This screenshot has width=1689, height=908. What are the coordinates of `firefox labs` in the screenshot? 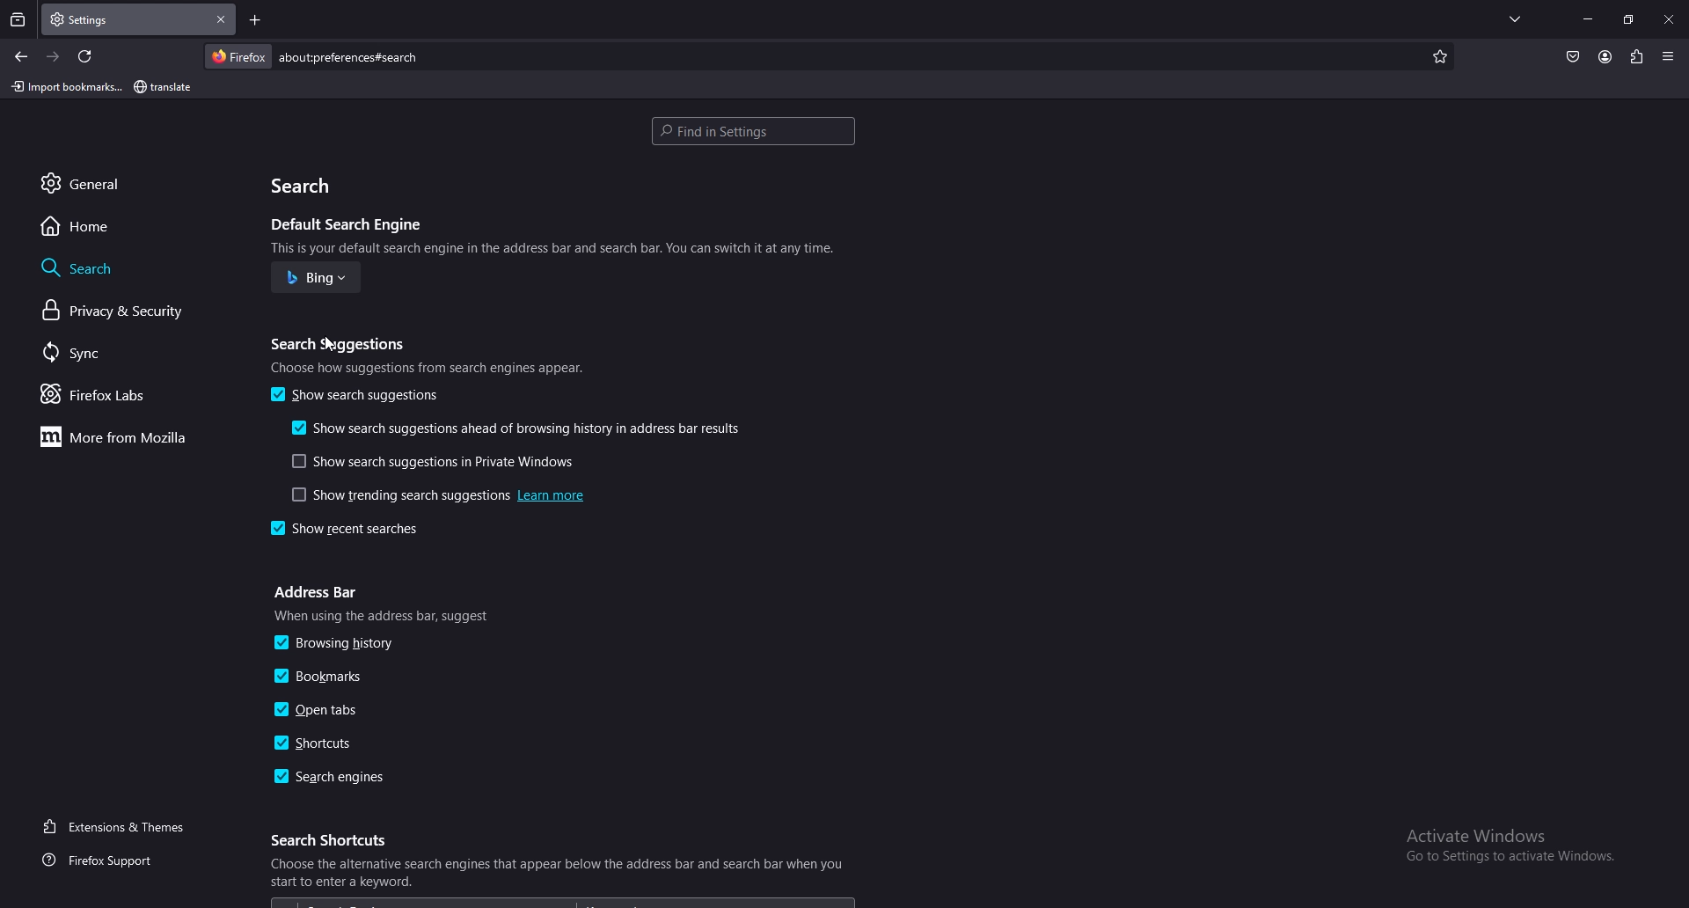 It's located at (122, 394).